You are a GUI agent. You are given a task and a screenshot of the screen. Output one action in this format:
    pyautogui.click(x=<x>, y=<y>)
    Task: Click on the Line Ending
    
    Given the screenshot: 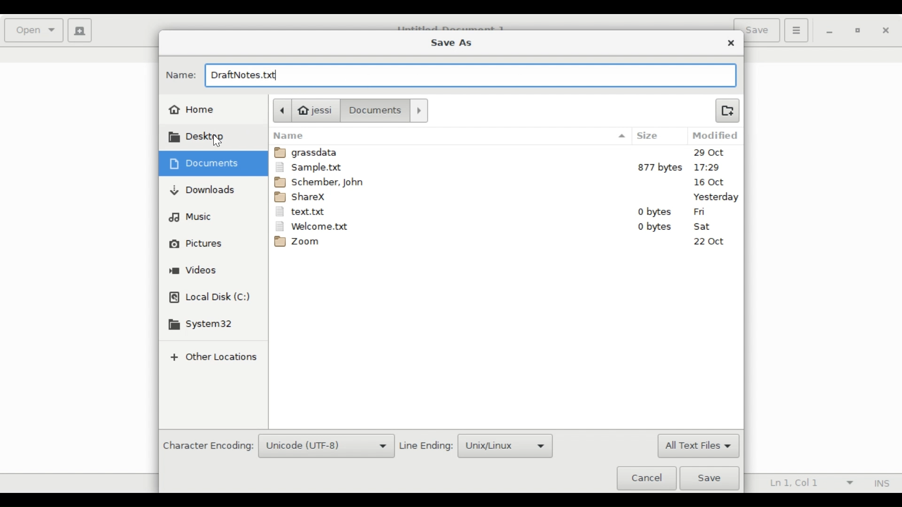 What is the action you would take?
    pyautogui.click(x=427, y=446)
    